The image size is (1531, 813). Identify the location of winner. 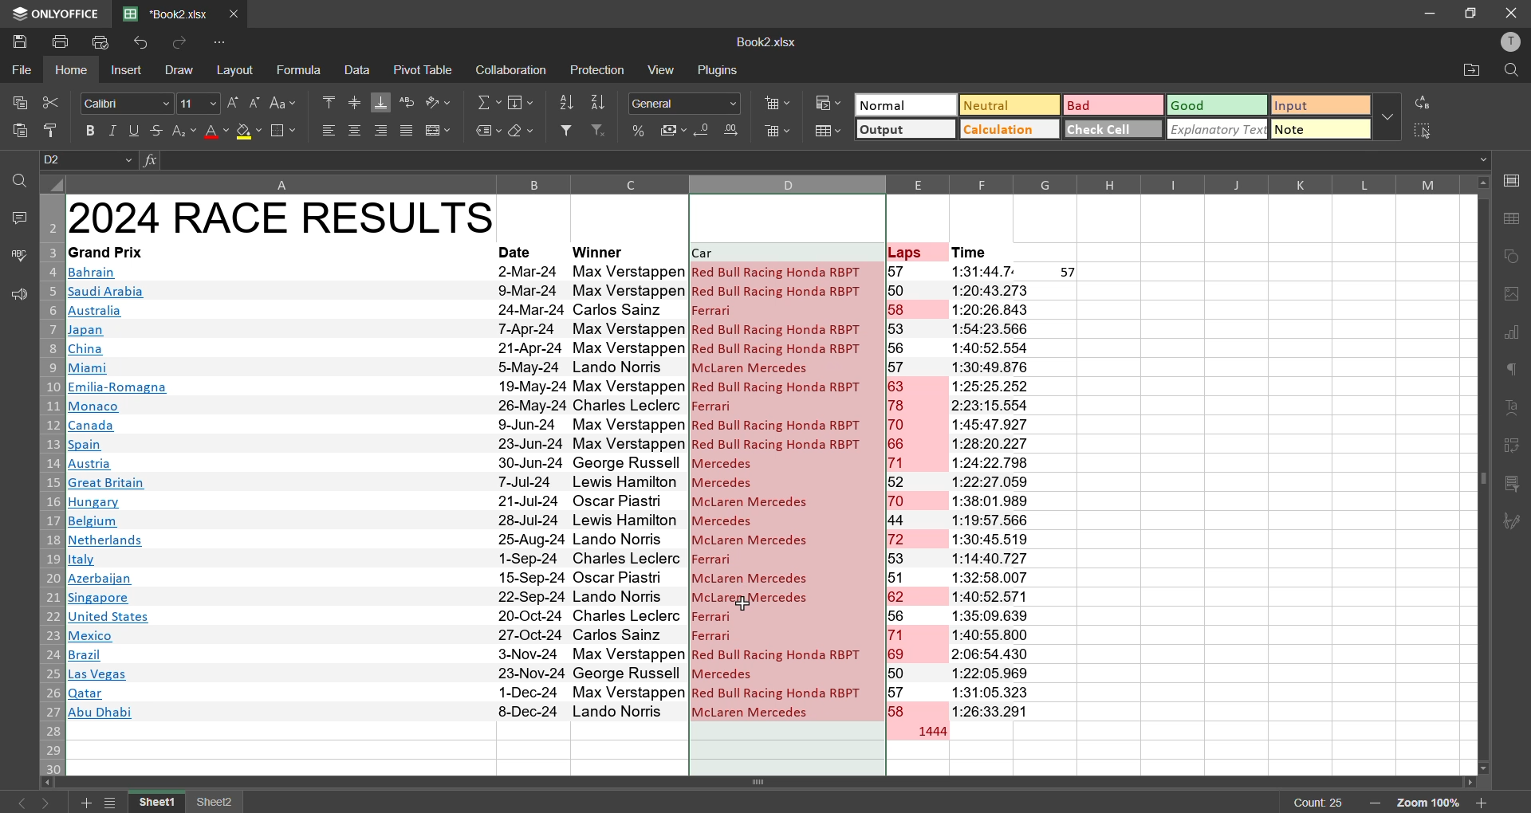
(601, 251).